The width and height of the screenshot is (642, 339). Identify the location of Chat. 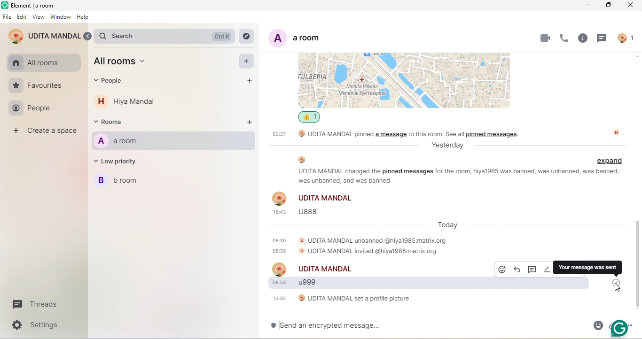
(605, 39).